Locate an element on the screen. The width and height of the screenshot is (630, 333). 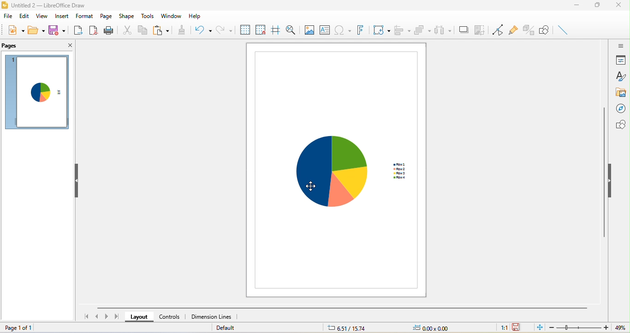
layout is located at coordinates (139, 316).